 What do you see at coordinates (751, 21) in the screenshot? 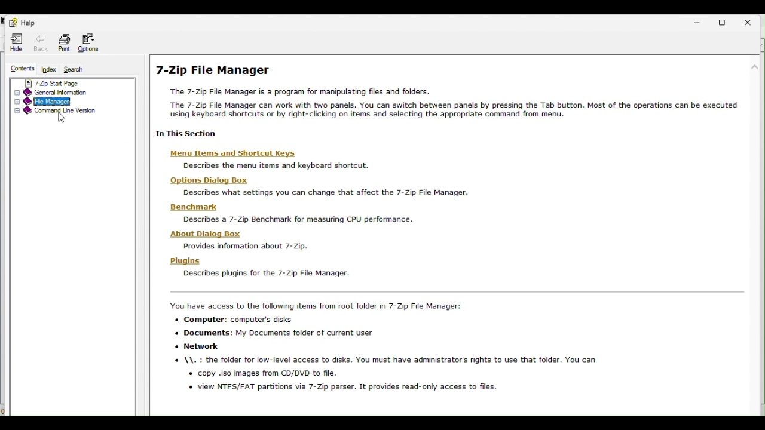
I see `close` at bounding box center [751, 21].